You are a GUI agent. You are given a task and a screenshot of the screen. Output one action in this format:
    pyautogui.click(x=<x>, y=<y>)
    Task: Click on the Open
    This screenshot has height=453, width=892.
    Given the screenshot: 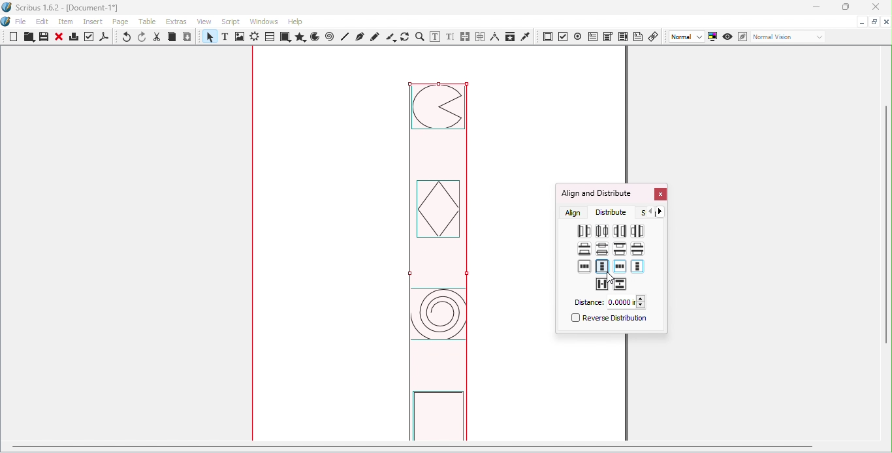 What is the action you would take?
    pyautogui.click(x=27, y=38)
    